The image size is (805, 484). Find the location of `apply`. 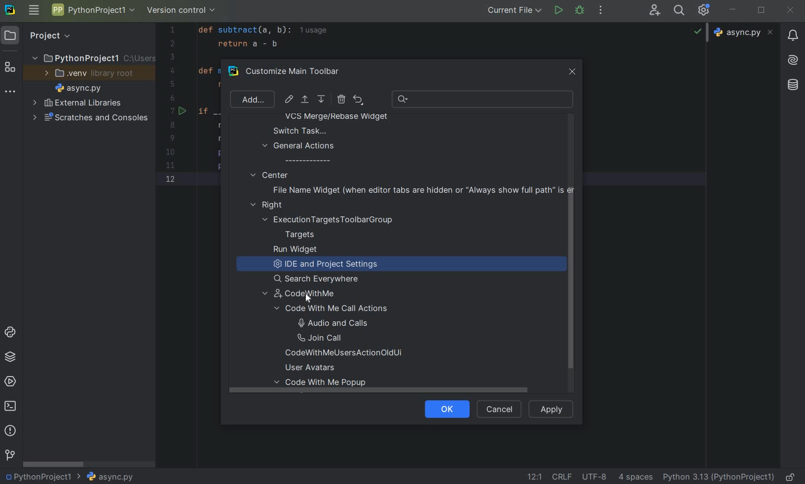

apply is located at coordinates (551, 409).